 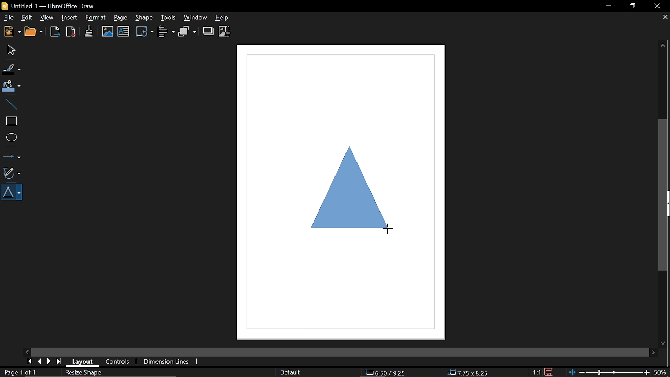 I want to click on dimension lines, so click(x=165, y=362).